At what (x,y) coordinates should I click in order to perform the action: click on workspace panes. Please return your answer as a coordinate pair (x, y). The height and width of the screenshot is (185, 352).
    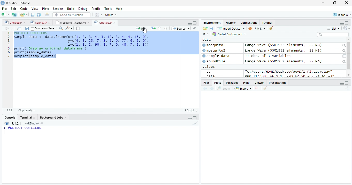
    Looking at the image, I should click on (99, 15).